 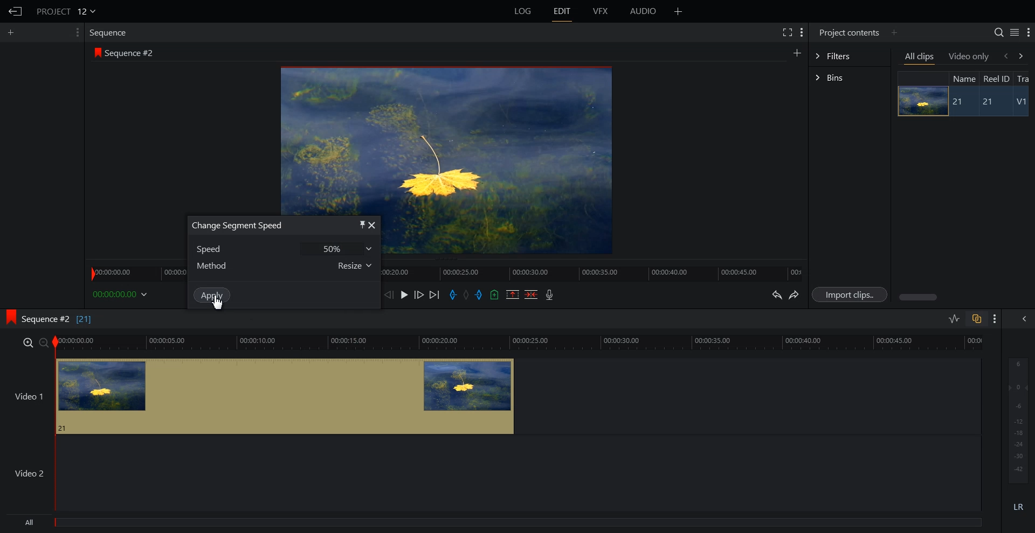 I want to click on Change Segment Speed, so click(x=236, y=225).